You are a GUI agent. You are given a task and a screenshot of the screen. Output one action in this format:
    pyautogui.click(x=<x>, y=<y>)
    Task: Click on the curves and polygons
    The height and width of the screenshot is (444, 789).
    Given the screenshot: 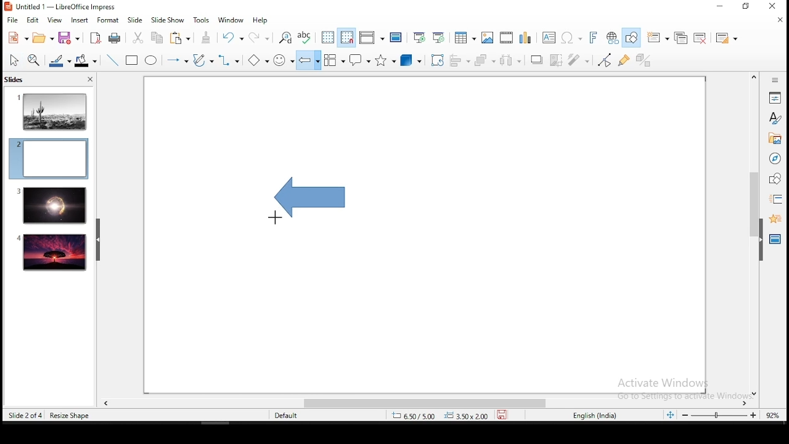 What is the action you would take?
    pyautogui.click(x=202, y=60)
    